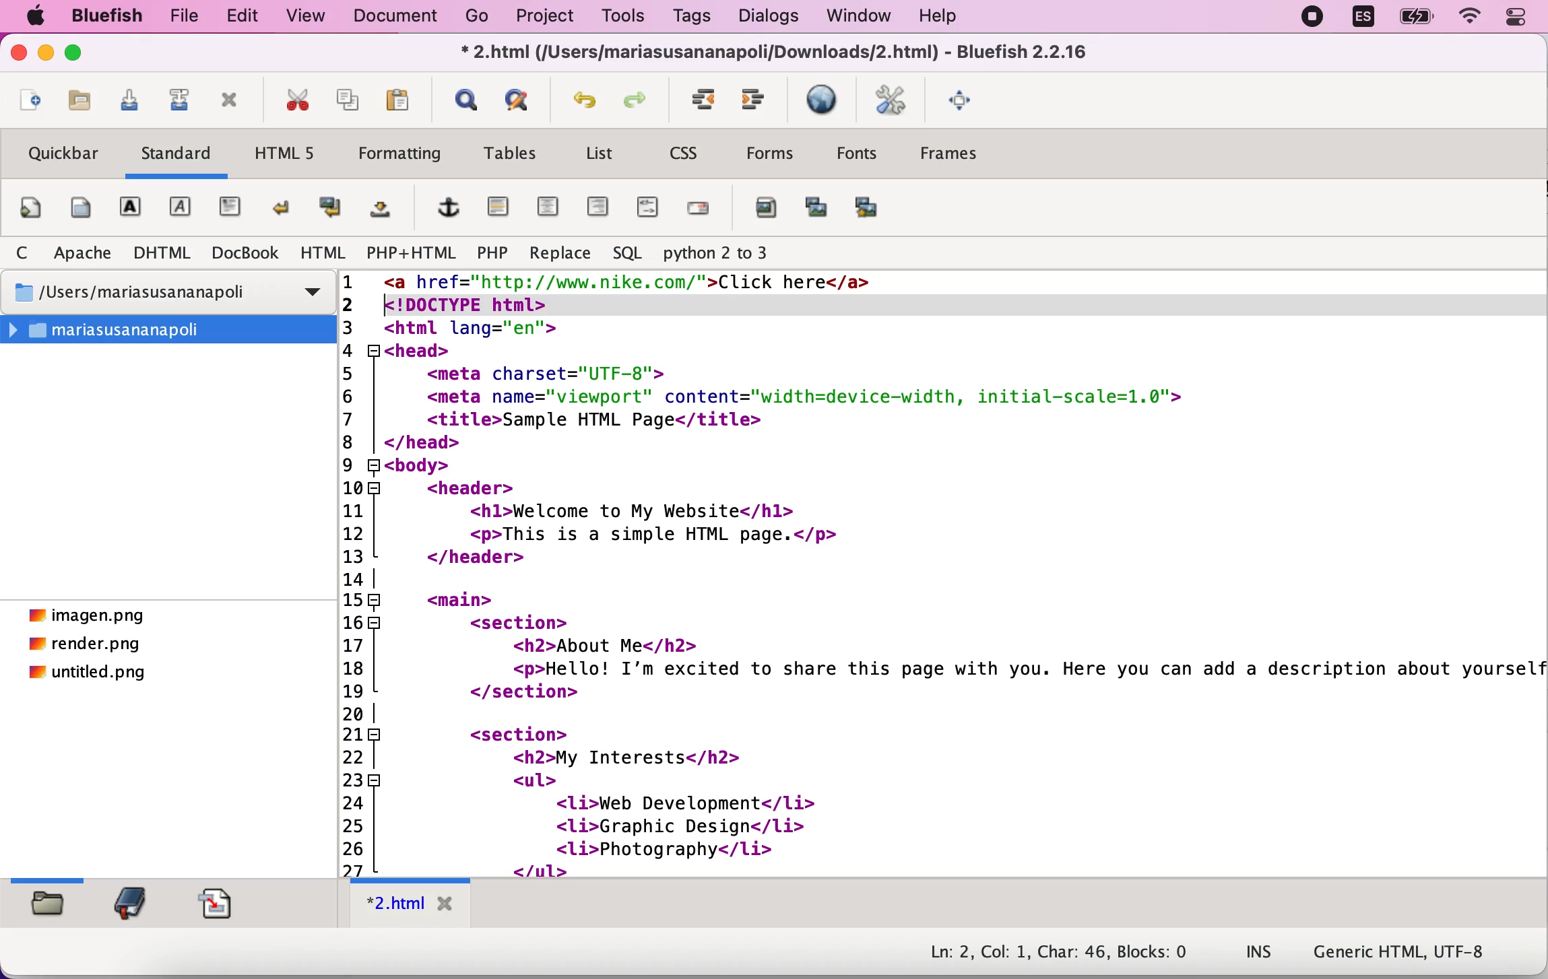 This screenshot has width=1548, height=979. I want to click on insert thumbnail, so click(814, 213).